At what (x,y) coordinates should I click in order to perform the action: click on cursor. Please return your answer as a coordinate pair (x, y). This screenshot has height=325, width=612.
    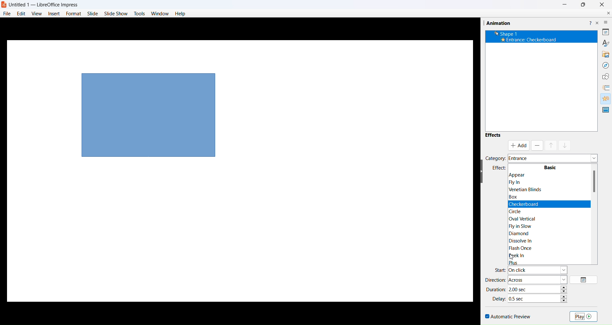
    Looking at the image, I should click on (512, 258).